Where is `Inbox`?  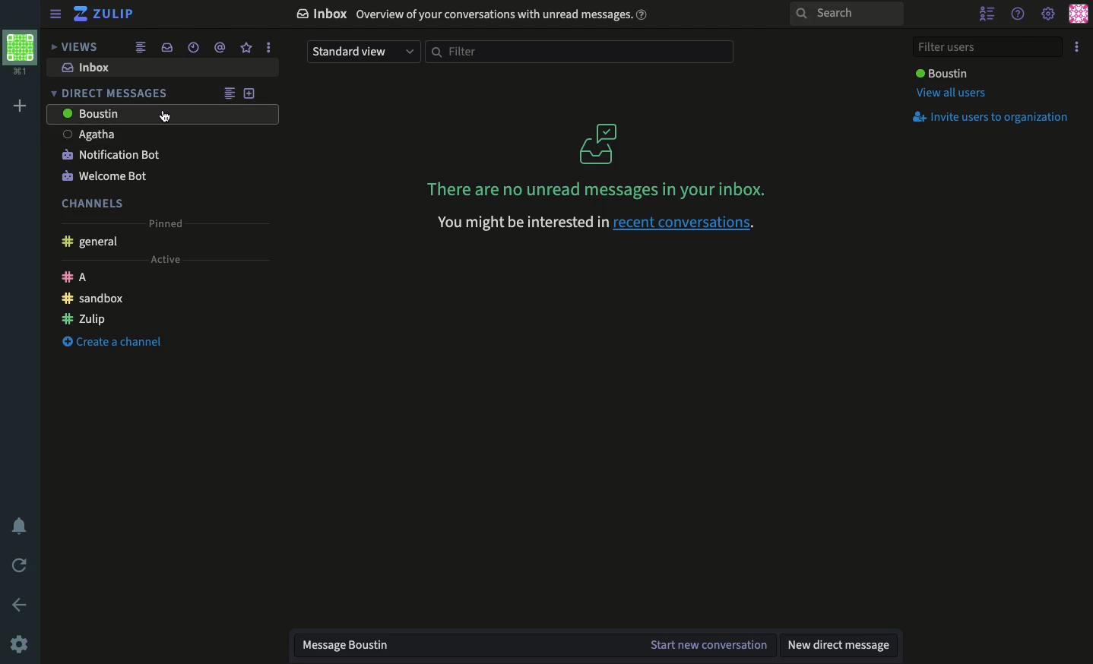
Inbox is located at coordinates (169, 49).